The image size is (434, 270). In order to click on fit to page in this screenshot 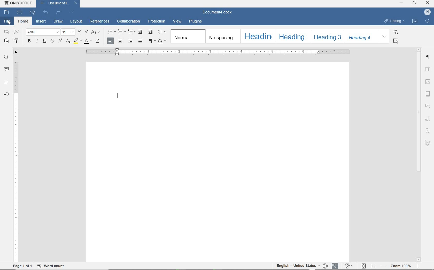, I will do `click(363, 266)`.